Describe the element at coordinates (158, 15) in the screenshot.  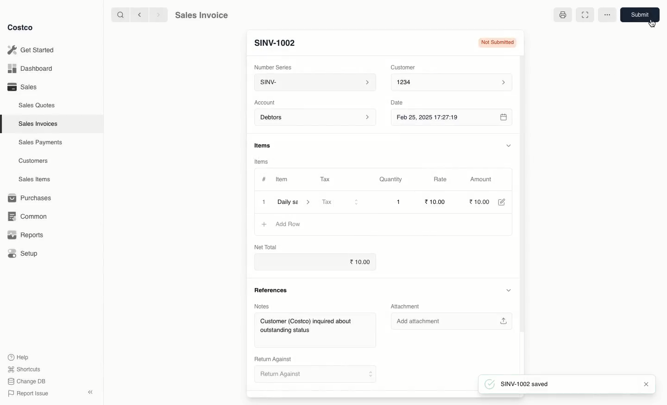
I see `Forward` at that location.